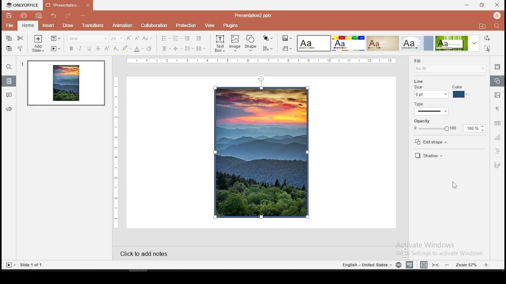 Image resolution: width=506 pixels, height=284 pixels. I want to click on slide 1 of 1, so click(34, 265).